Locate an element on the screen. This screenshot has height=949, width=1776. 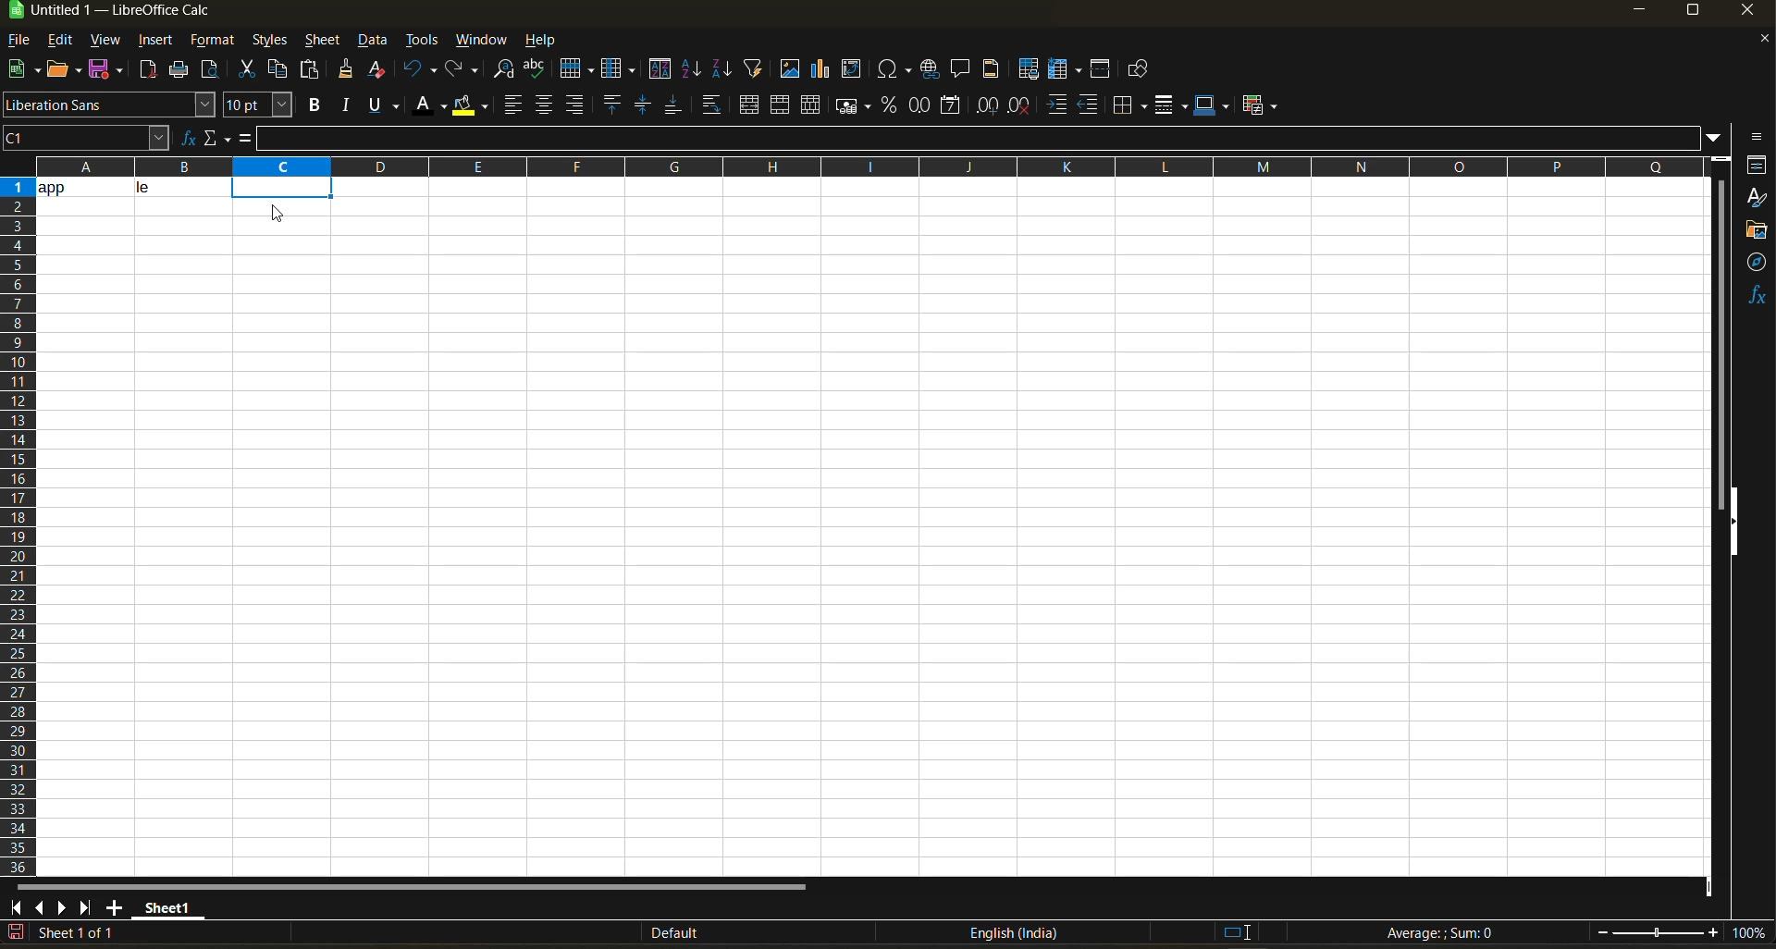
align left is located at coordinates (515, 105).